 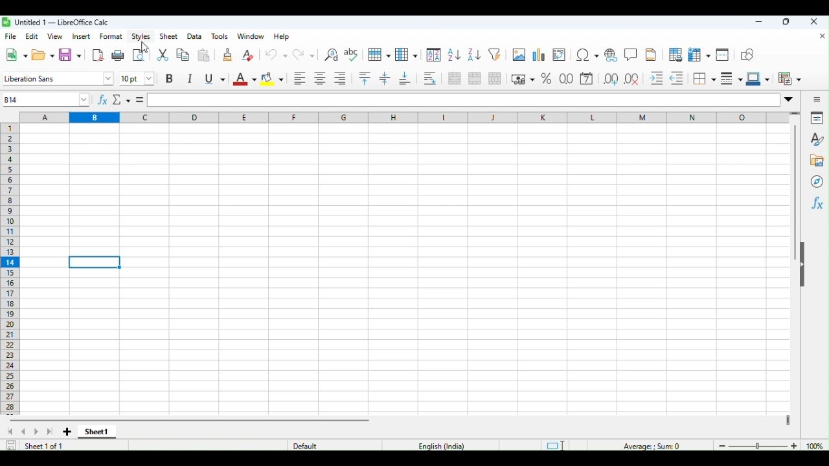 I want to click on save, so click(x=9, y=446).